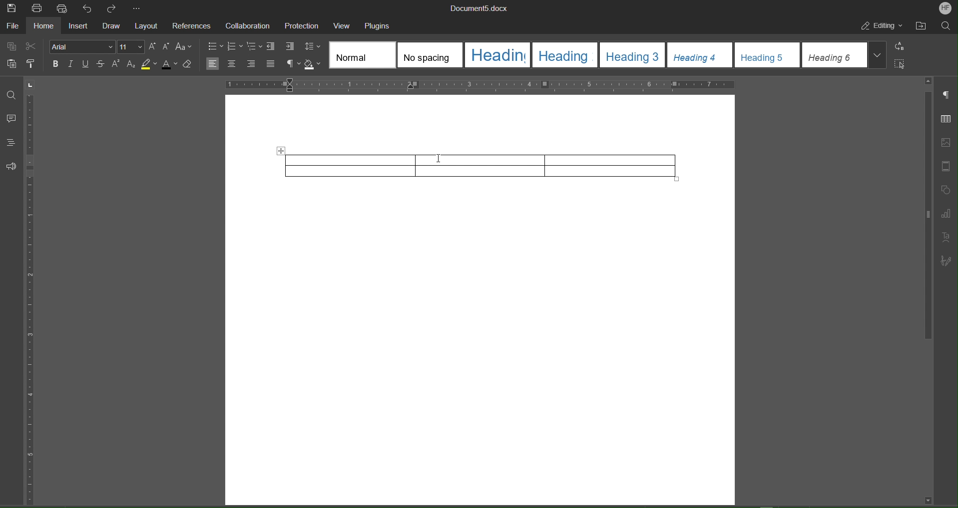 The width and height of the screenshot is (958, 508). I want to click on Text Art, so click(948, 236).